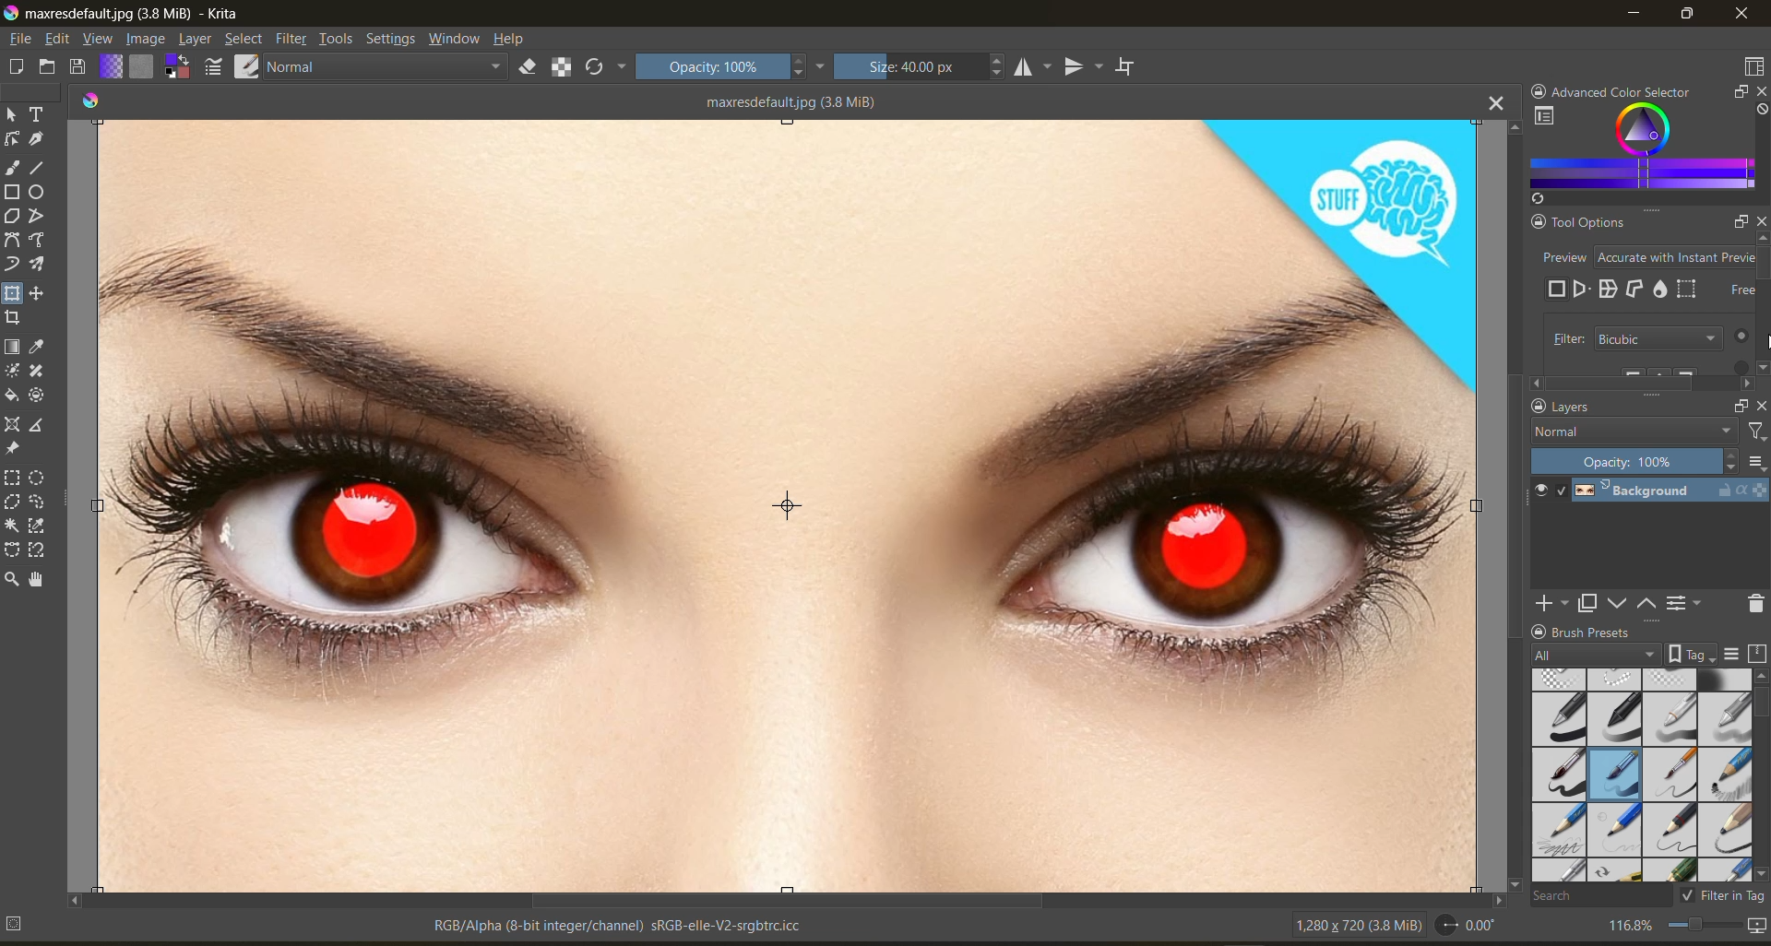 The width and height of the screenshot is (1771, 946). What do you see at coordinates (216, 66) in the screenshot?
I see `edit brush settings` at bounding box center [216, 66].